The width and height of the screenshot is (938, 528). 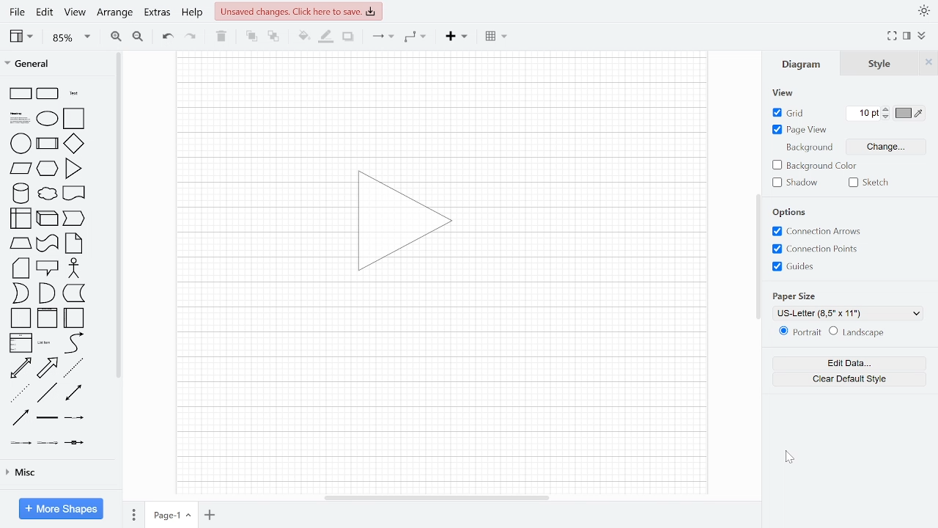 I want to click on Increase grid pt, so click(x=886, y=109).